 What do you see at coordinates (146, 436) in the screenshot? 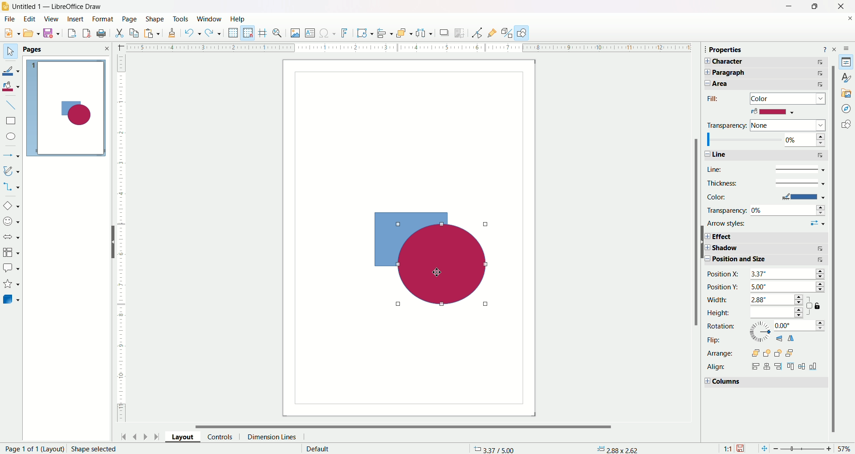
I see `next page` at bounding box center [146, 436].